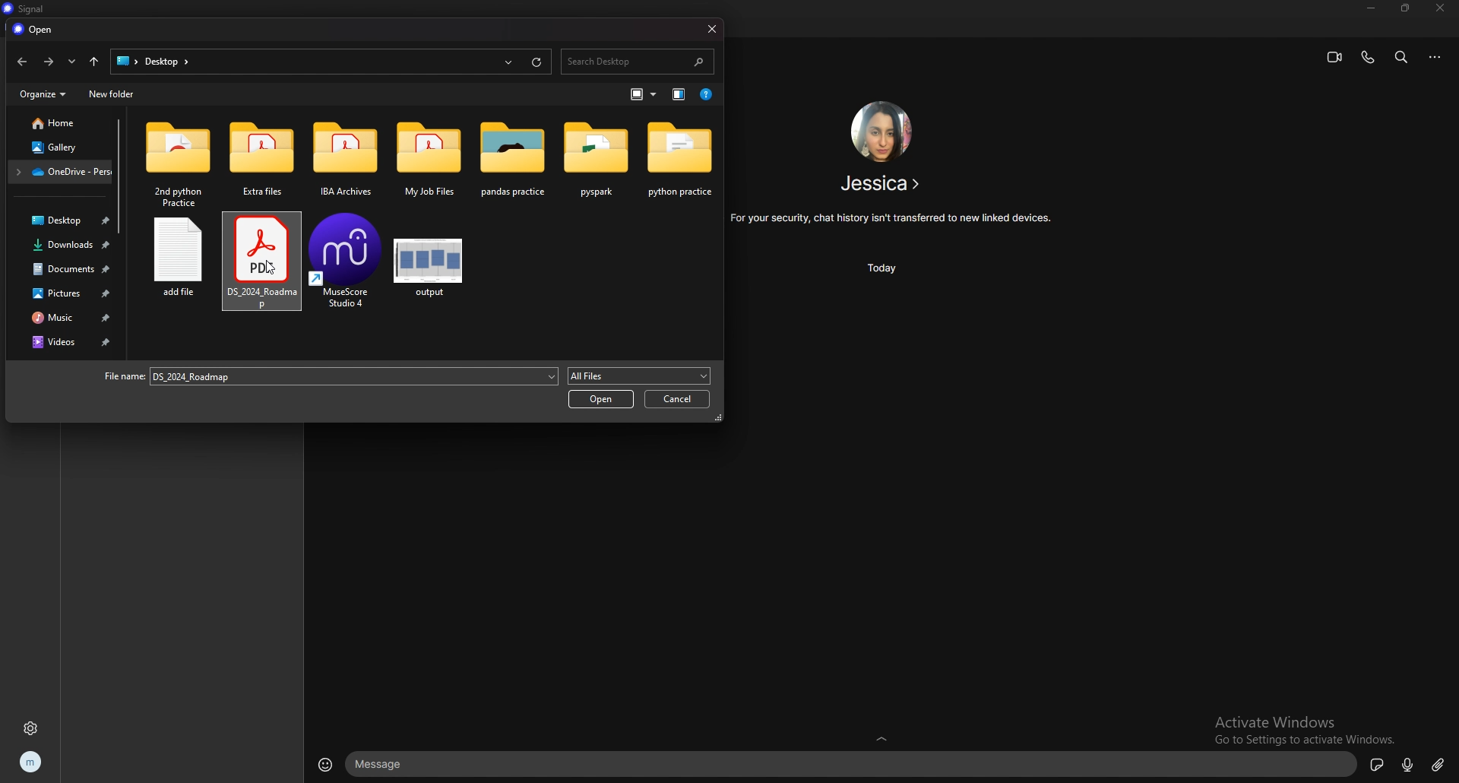 Image resolution: width=1459 pixels, height=783 pixels. What do you see at coordinates (883, 183) in the screenshot?
I see `contact name` at bounding box center [883, 183].